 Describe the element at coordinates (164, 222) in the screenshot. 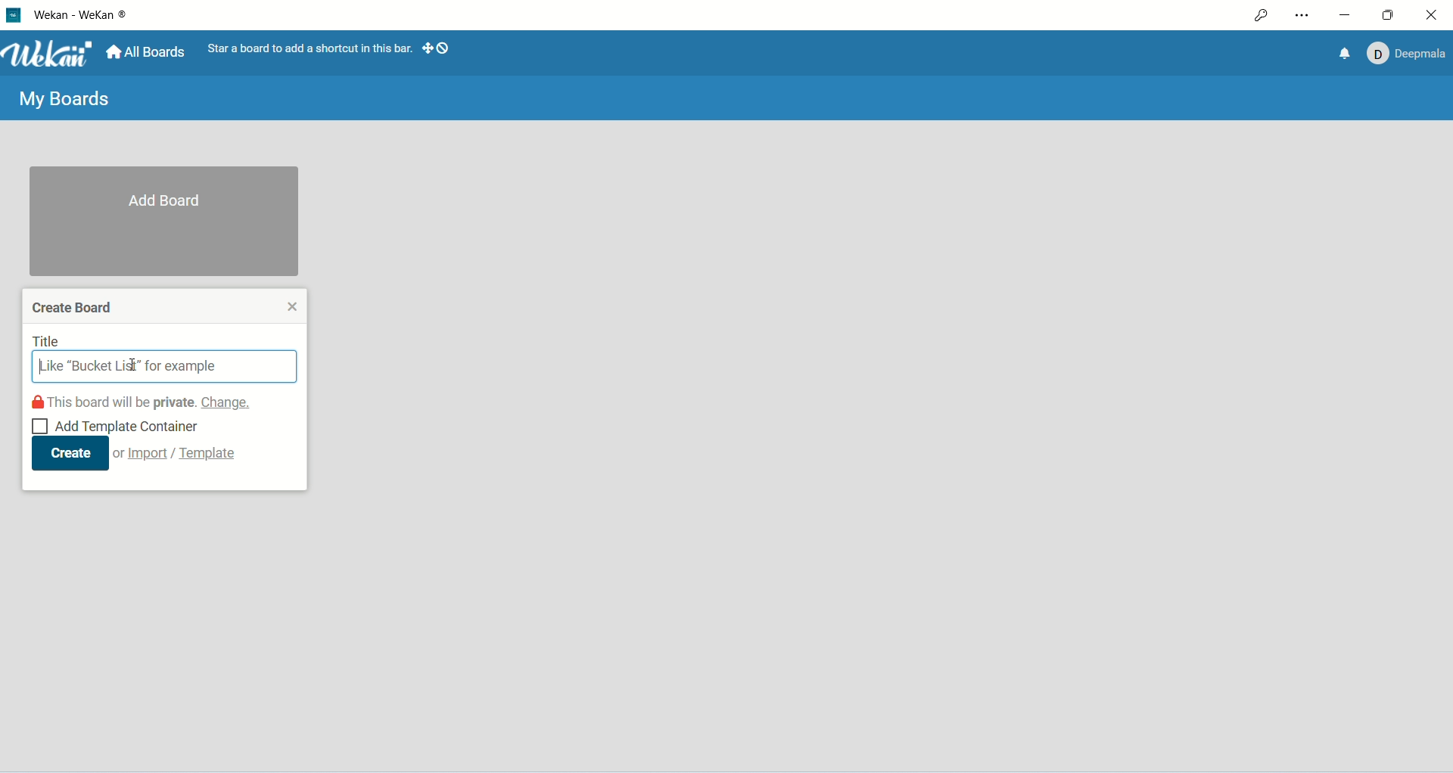

I see `add boards` at that location.